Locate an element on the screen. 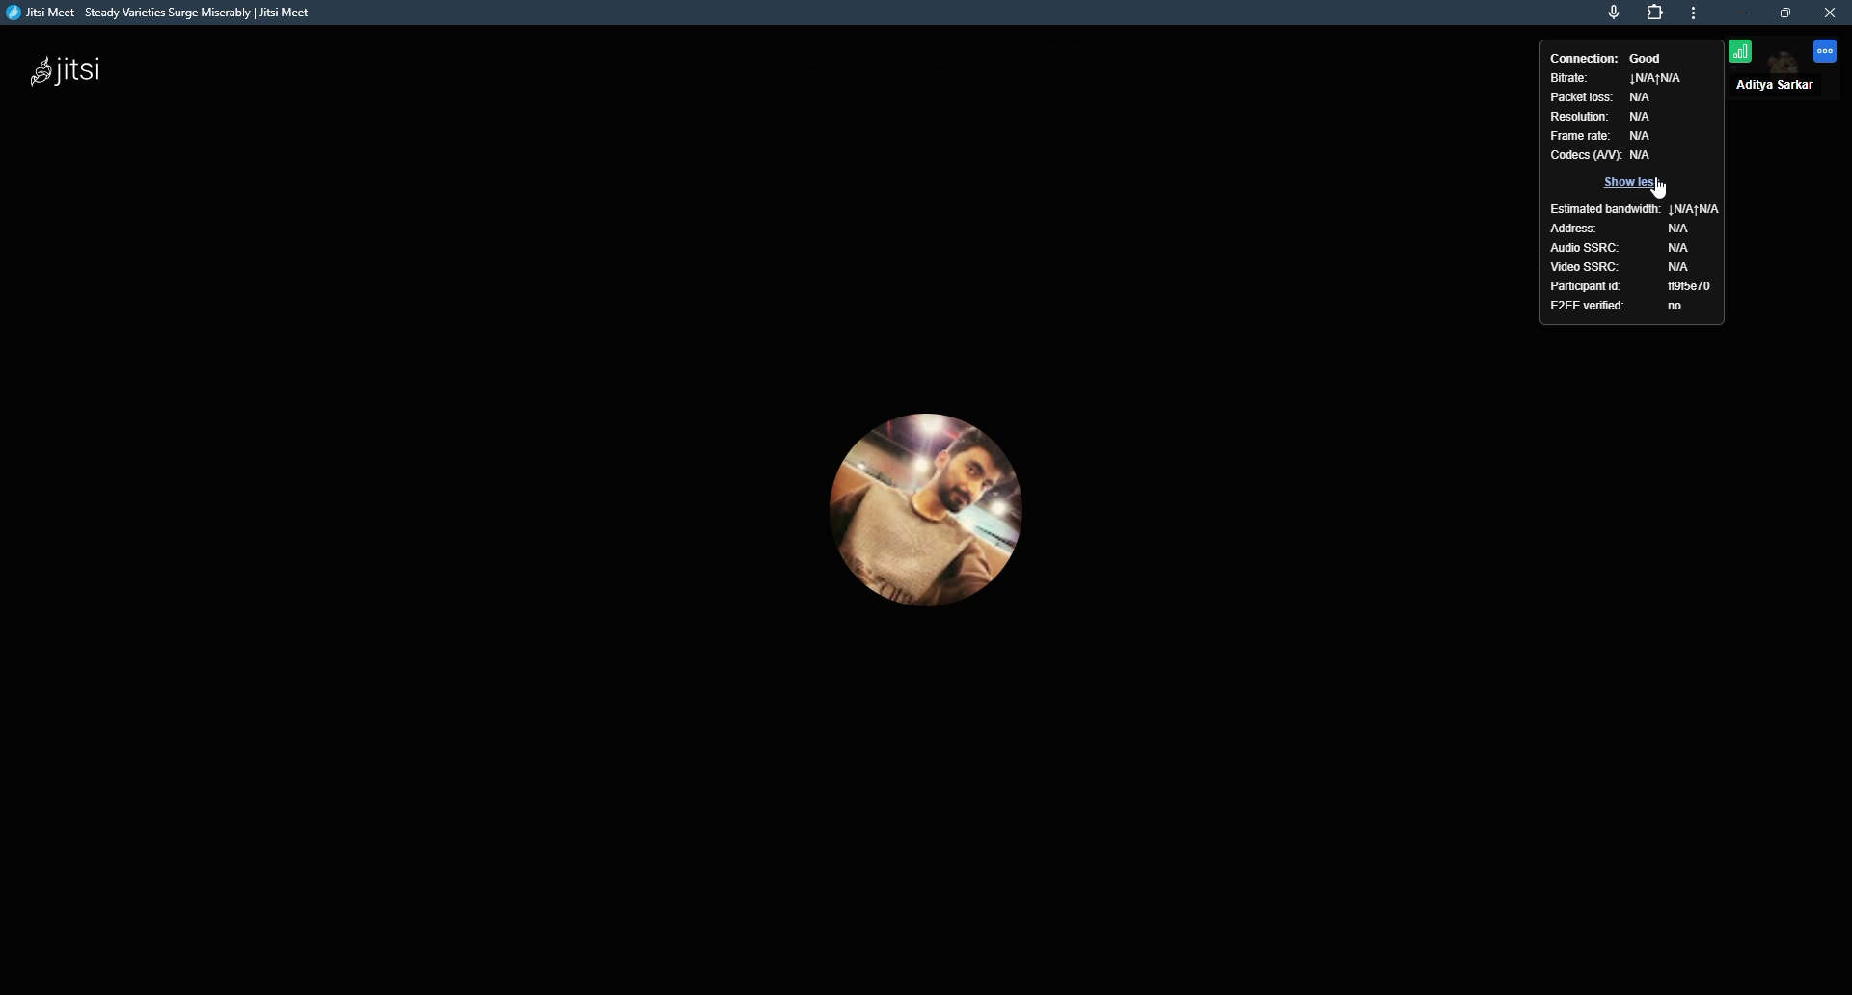 This screenshot has height=995, width=1852. connection is located at coordinates (1583, 57).